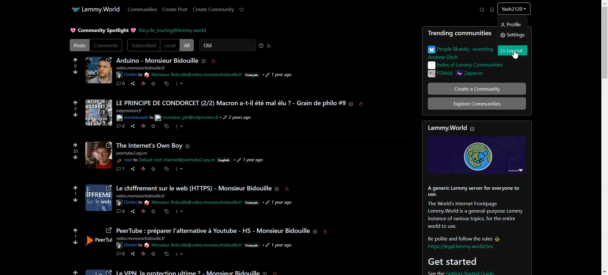  I want to click on time posted, so click(279, 74).